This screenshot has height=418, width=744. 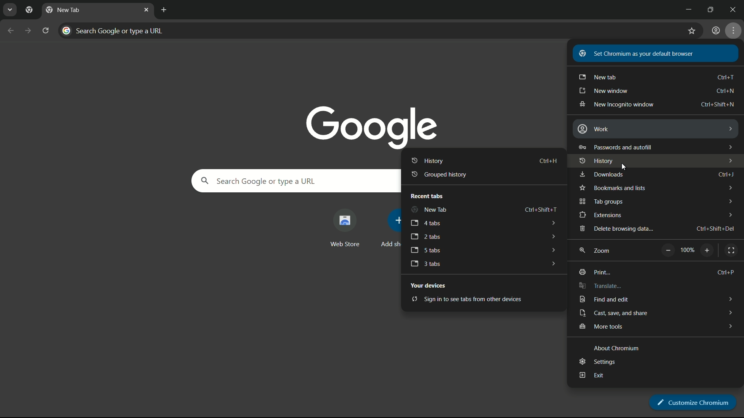 I want to click on zoom out, so click(x=668, y=251).